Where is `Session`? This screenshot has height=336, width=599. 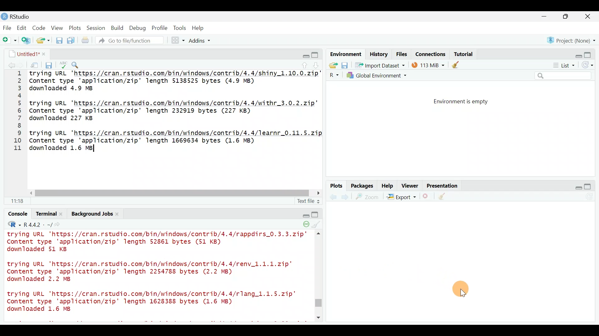
Session is located at coordinates (97, 28).